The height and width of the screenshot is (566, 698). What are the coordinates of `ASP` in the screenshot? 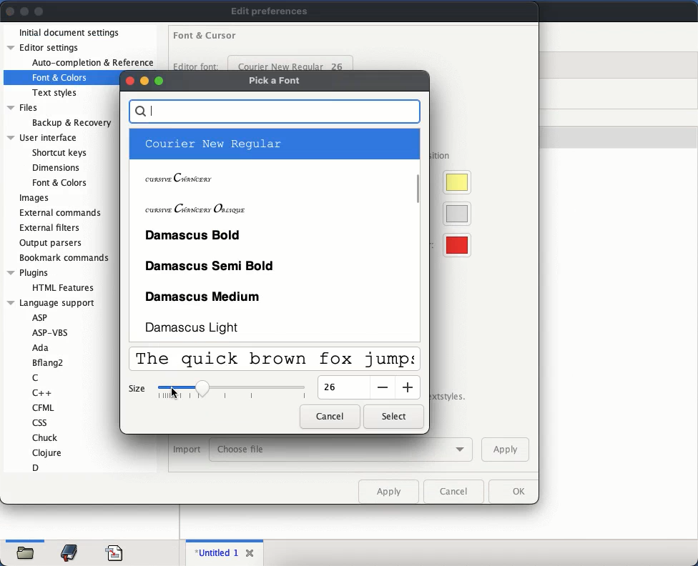 It's located at (41, 317).